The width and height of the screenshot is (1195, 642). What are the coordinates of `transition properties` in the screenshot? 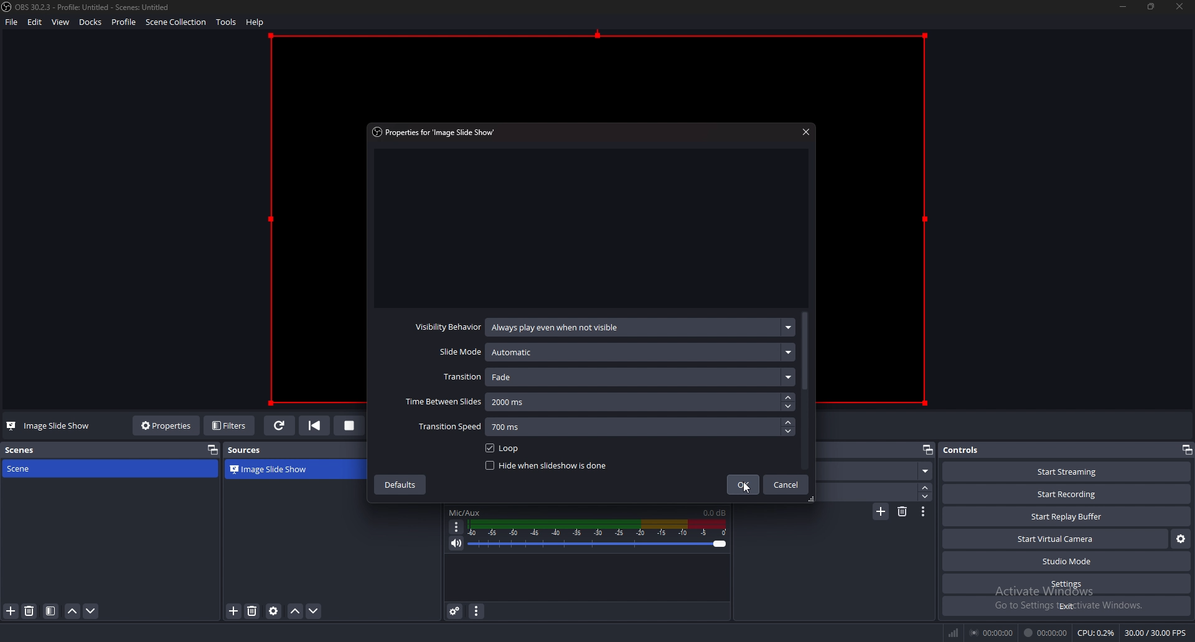 It's located at (924, 512).